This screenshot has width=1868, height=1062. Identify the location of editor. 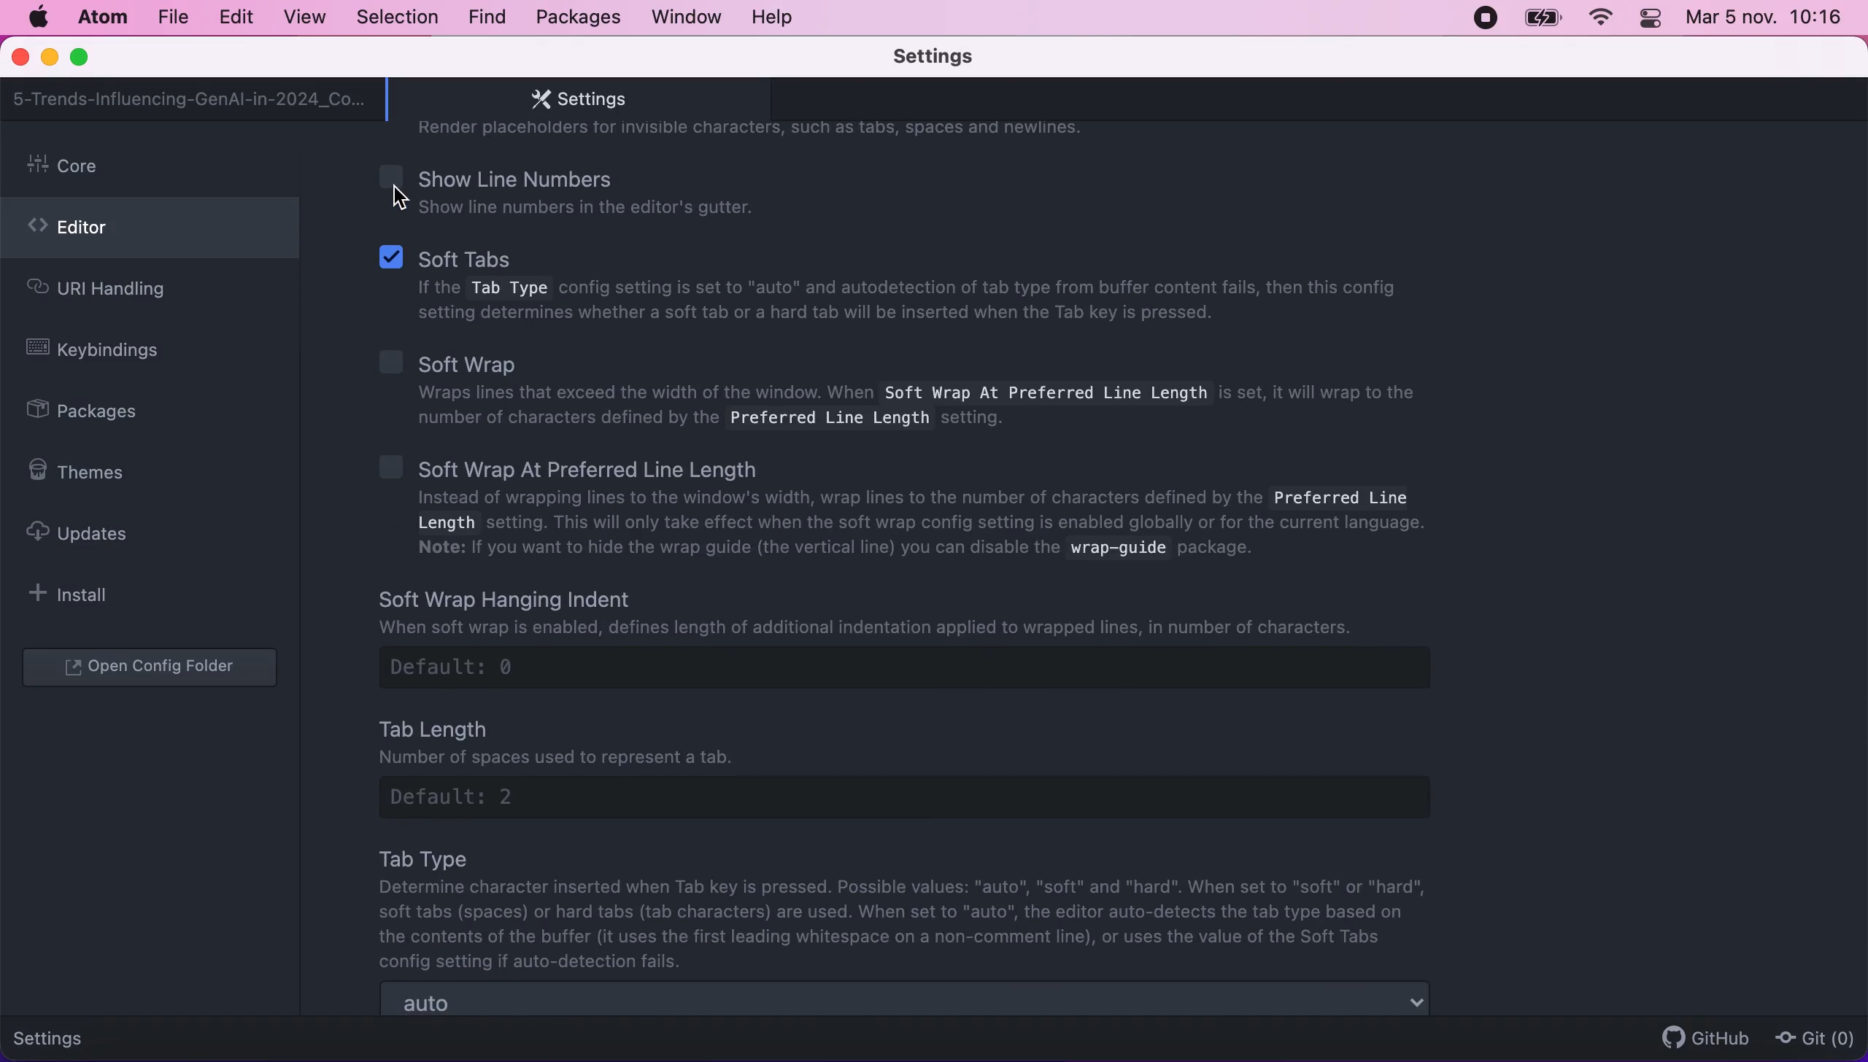
(150, 232).